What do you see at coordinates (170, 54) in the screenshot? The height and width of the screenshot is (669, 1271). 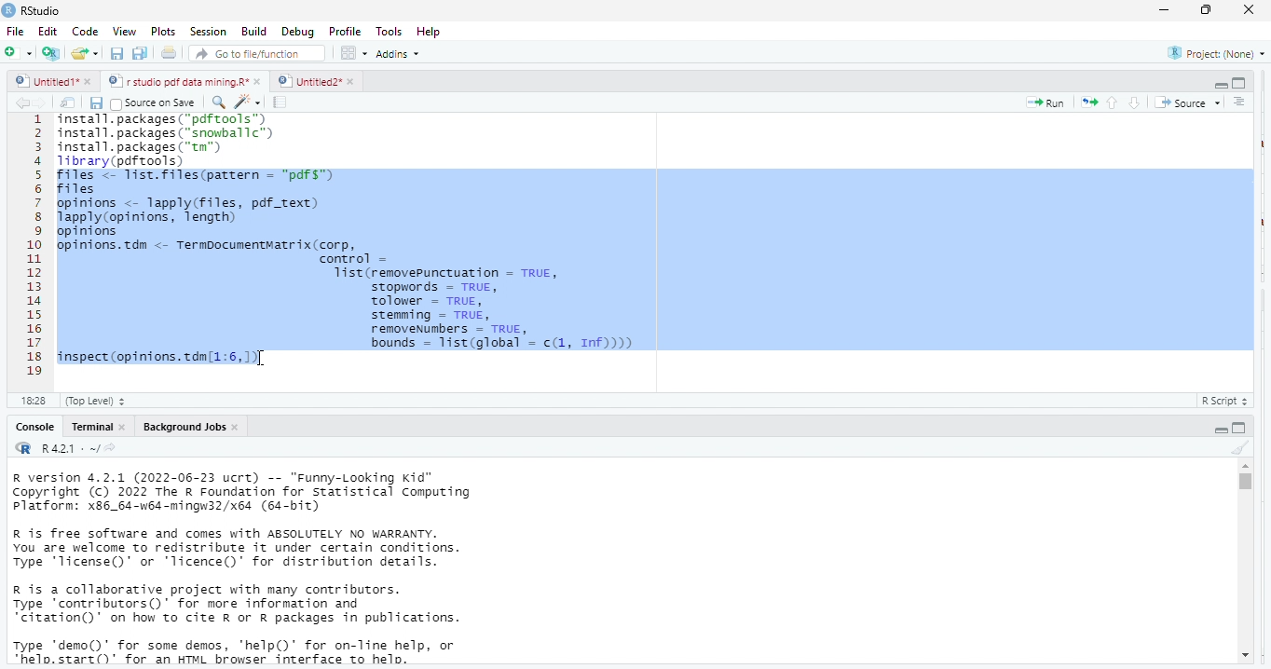 I see `print the current file` at bounding box center [170, 54].